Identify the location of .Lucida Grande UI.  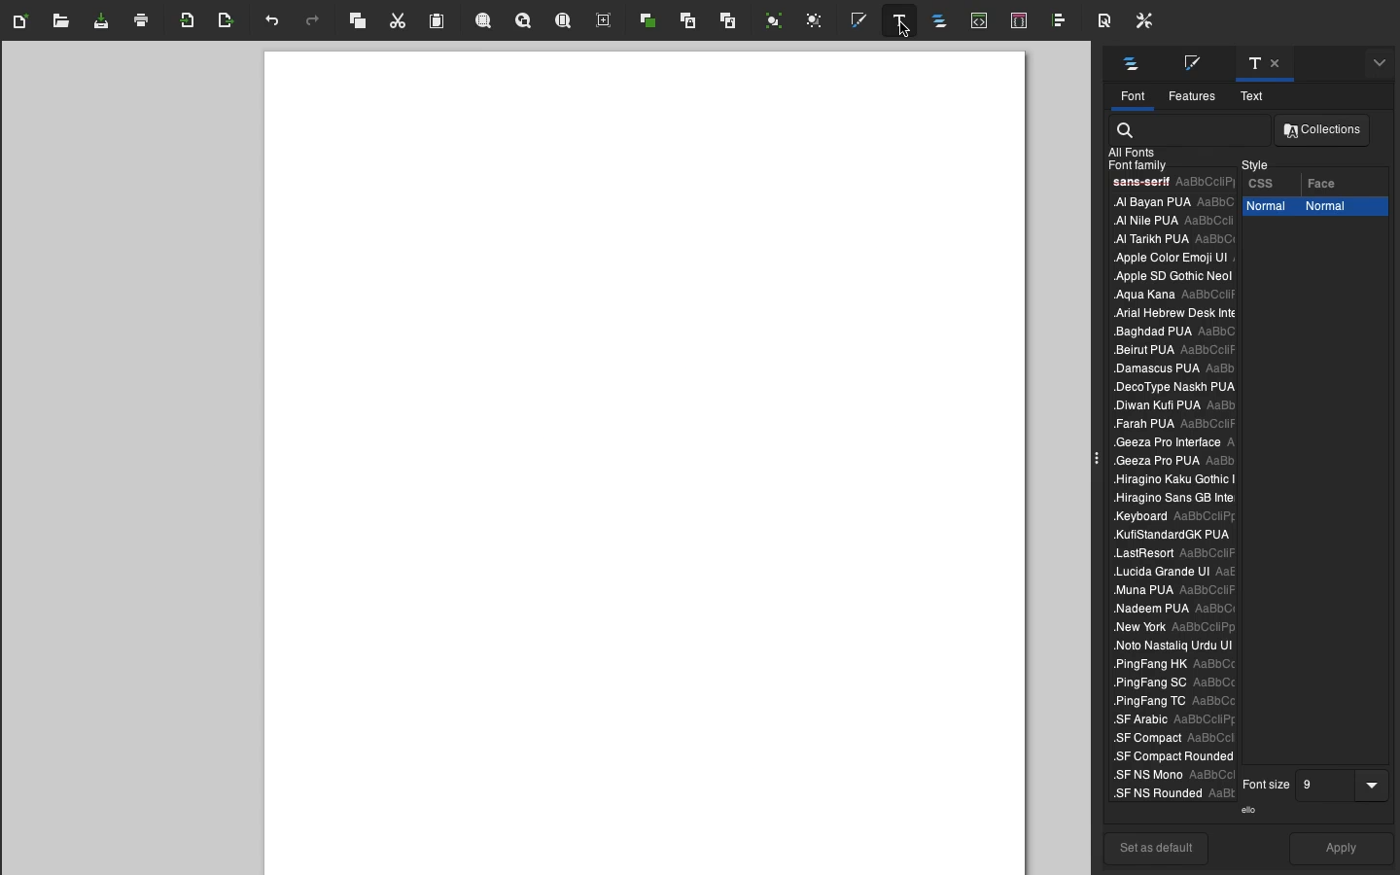
(1174, 572).